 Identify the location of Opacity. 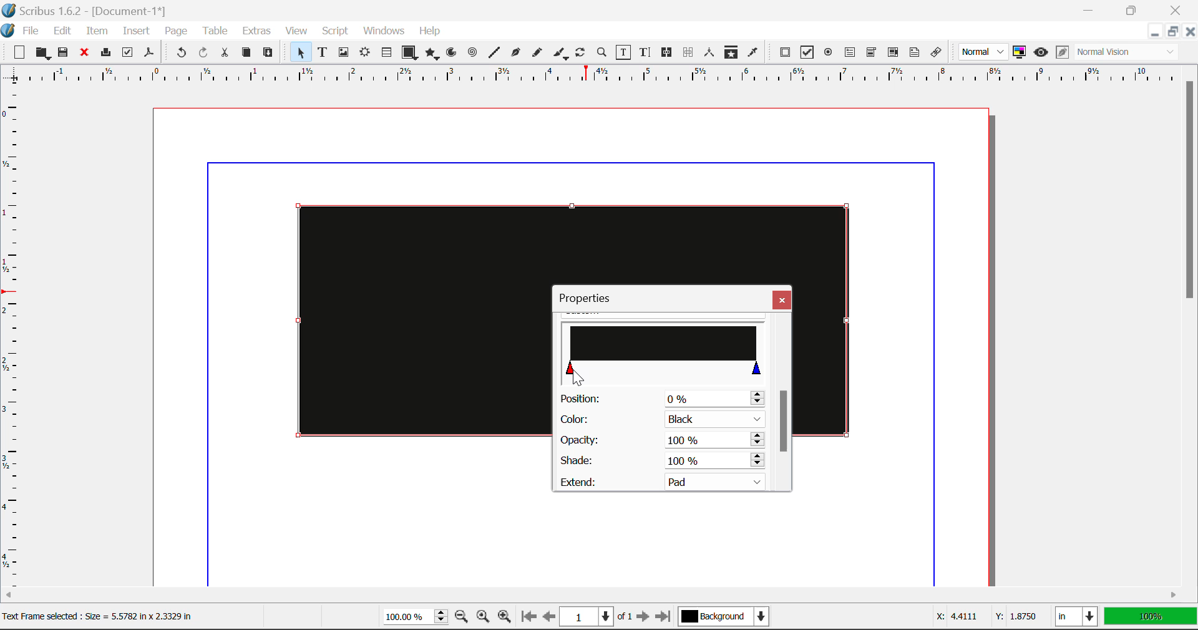
(661, 440).